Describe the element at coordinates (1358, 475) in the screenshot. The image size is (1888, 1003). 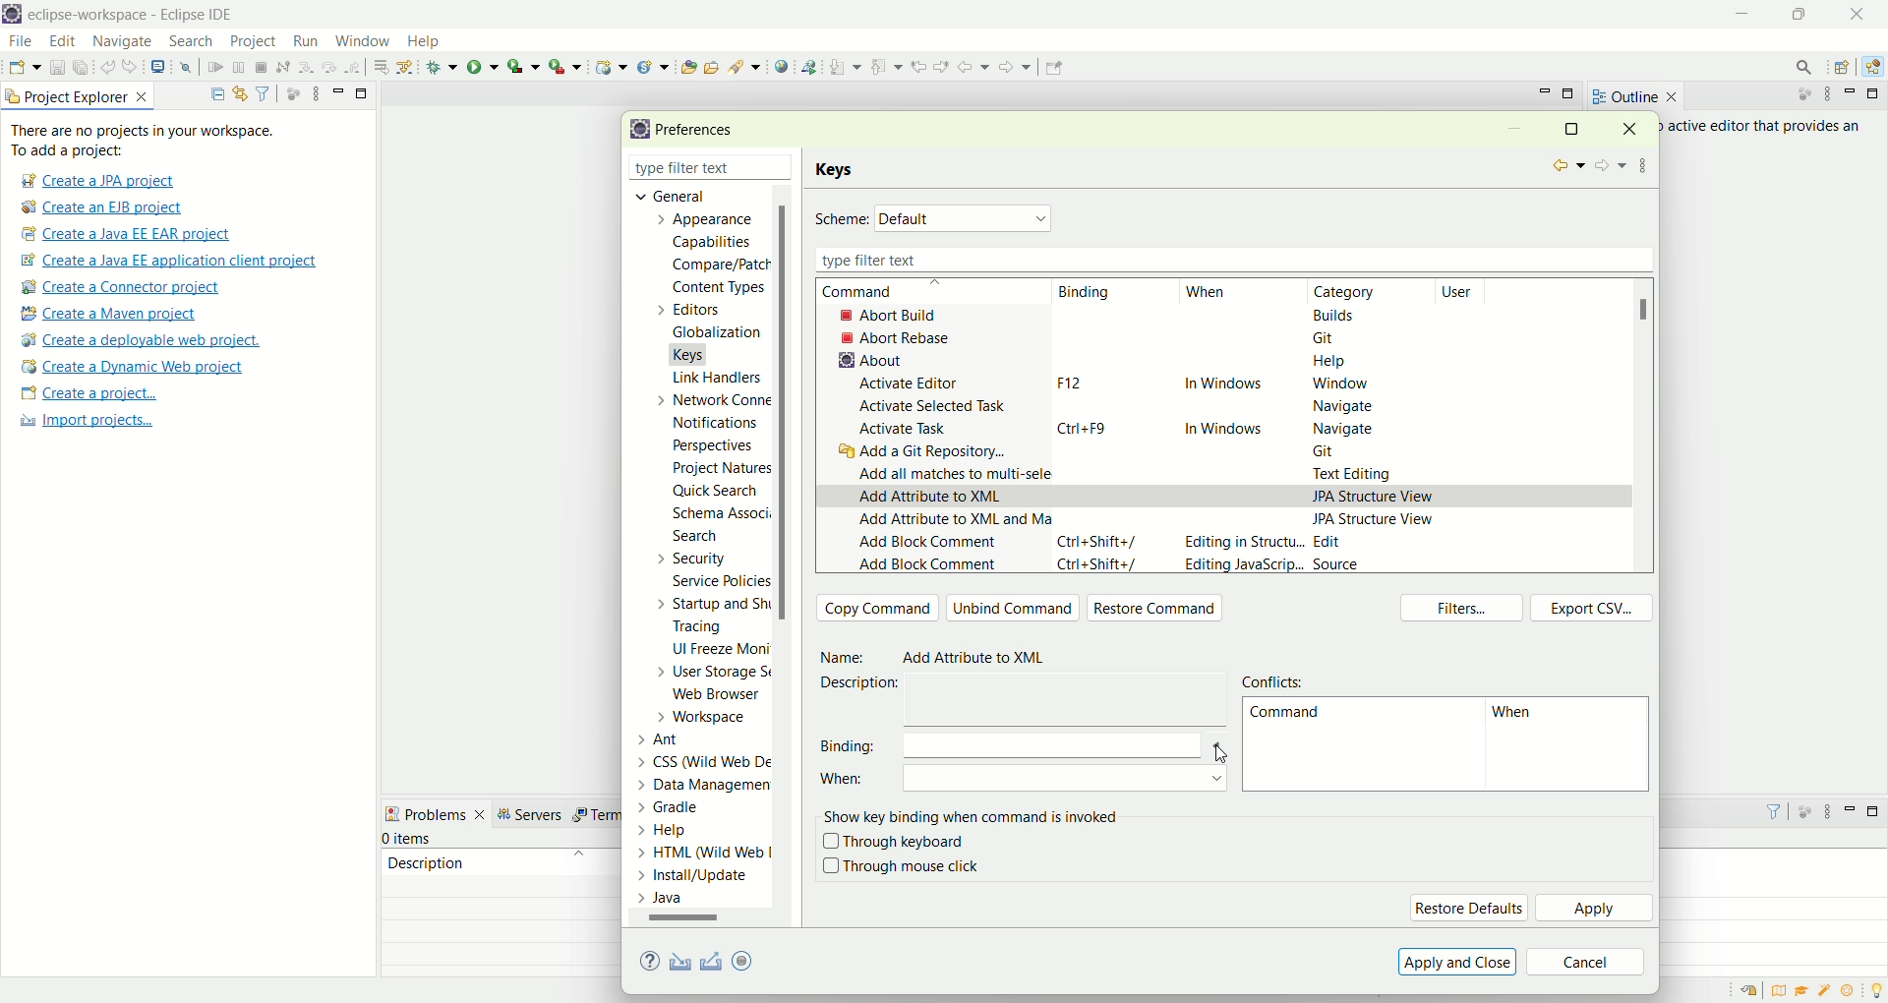
I see `text editing` at that location.